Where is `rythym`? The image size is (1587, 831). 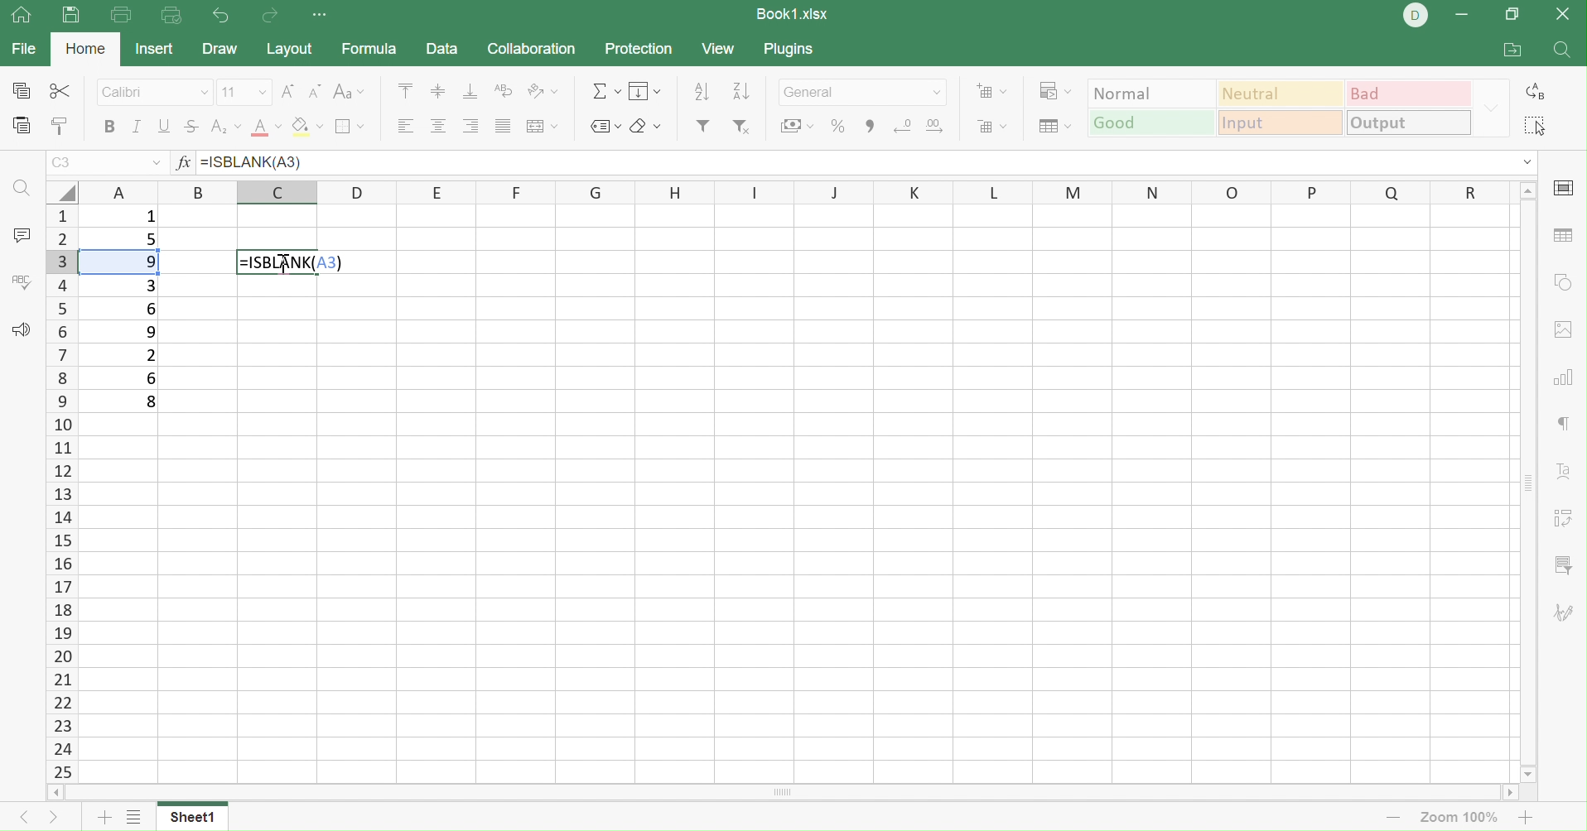 rythym is located at coordinates (1556, 426).